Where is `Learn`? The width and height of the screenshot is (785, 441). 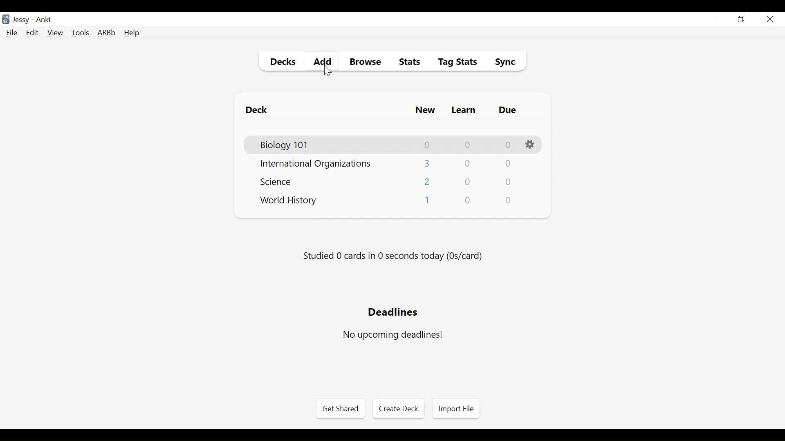
Learn is located at coordinates (463, 111).